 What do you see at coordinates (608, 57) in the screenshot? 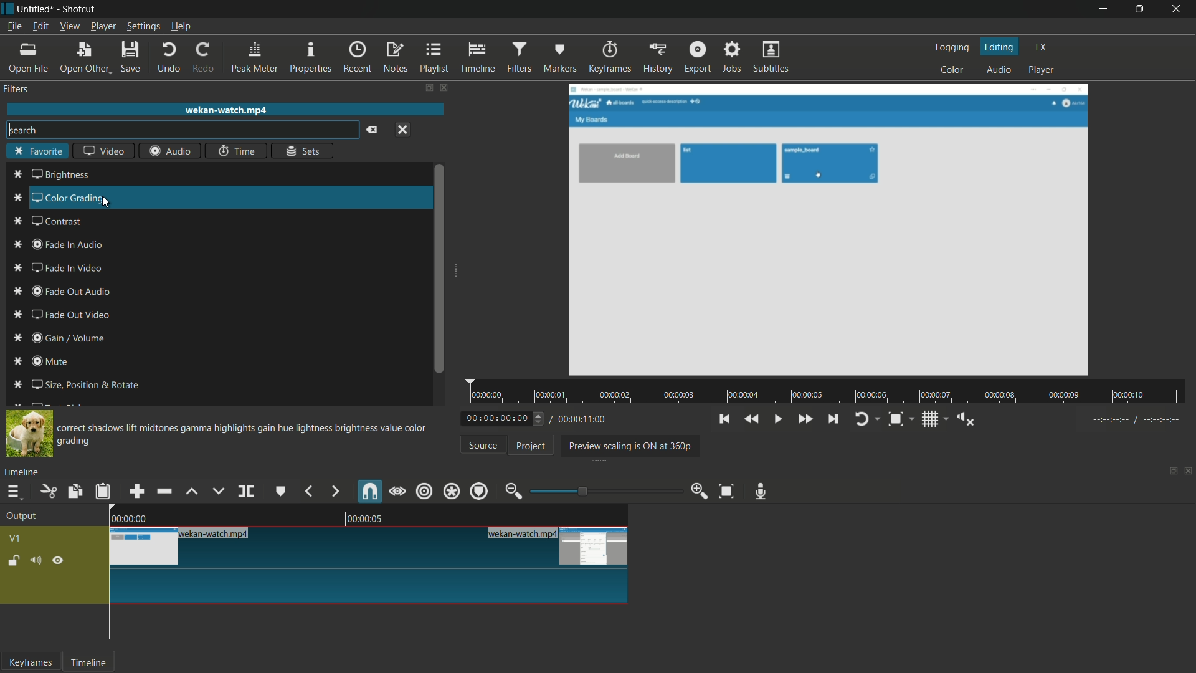
I see `keyframes` at bounding box center [608, 57].